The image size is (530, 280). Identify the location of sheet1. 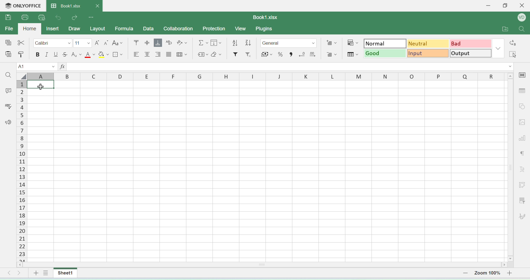
(65, 273).